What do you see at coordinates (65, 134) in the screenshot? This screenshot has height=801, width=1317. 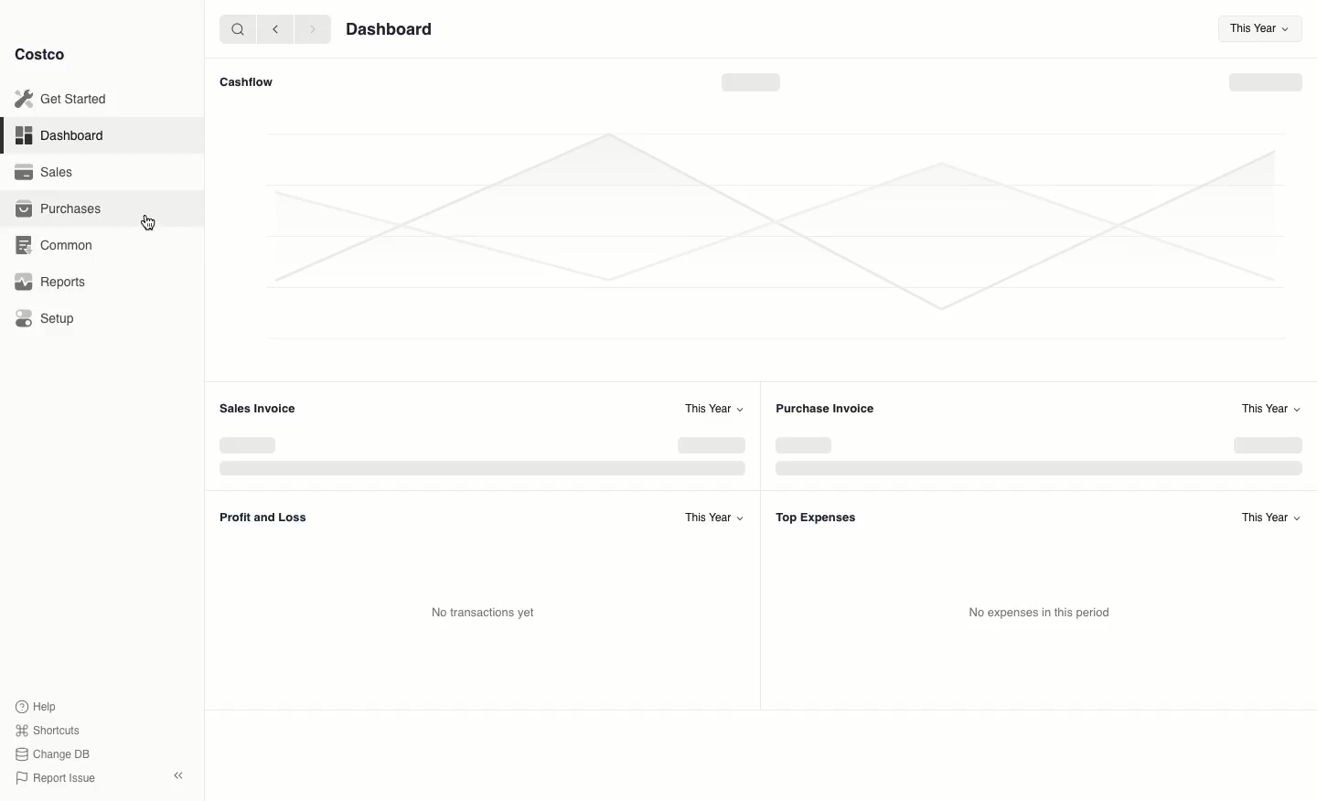 I see `Dashboard` at bounding box center [65, 134].